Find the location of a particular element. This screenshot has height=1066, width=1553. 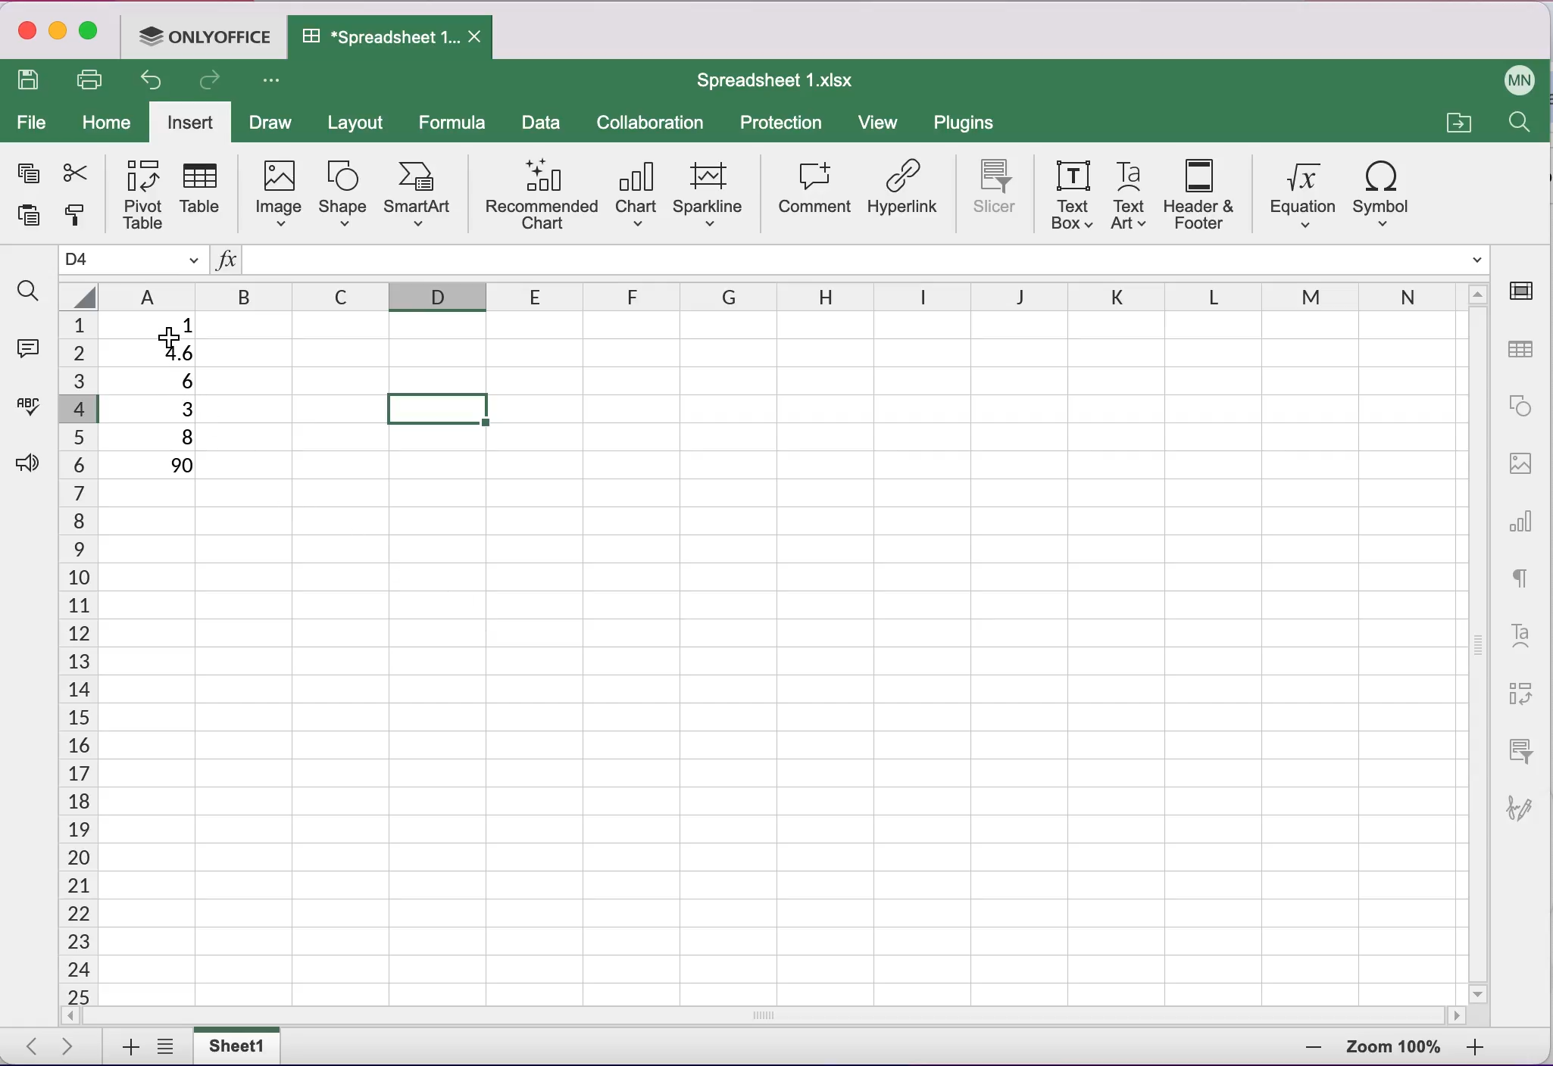

find is located at coordinates (1513, 123).